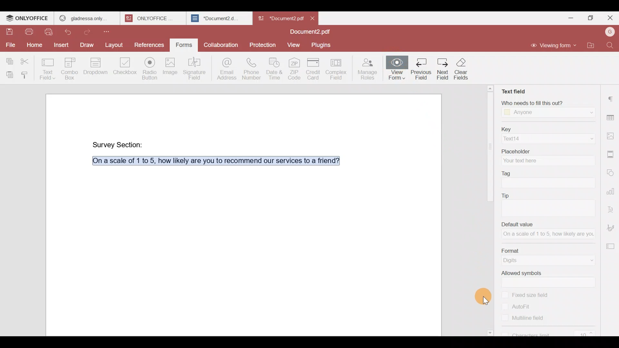 This screenshot has width=619, height=348. I want to click on View form, so click(397, 67).